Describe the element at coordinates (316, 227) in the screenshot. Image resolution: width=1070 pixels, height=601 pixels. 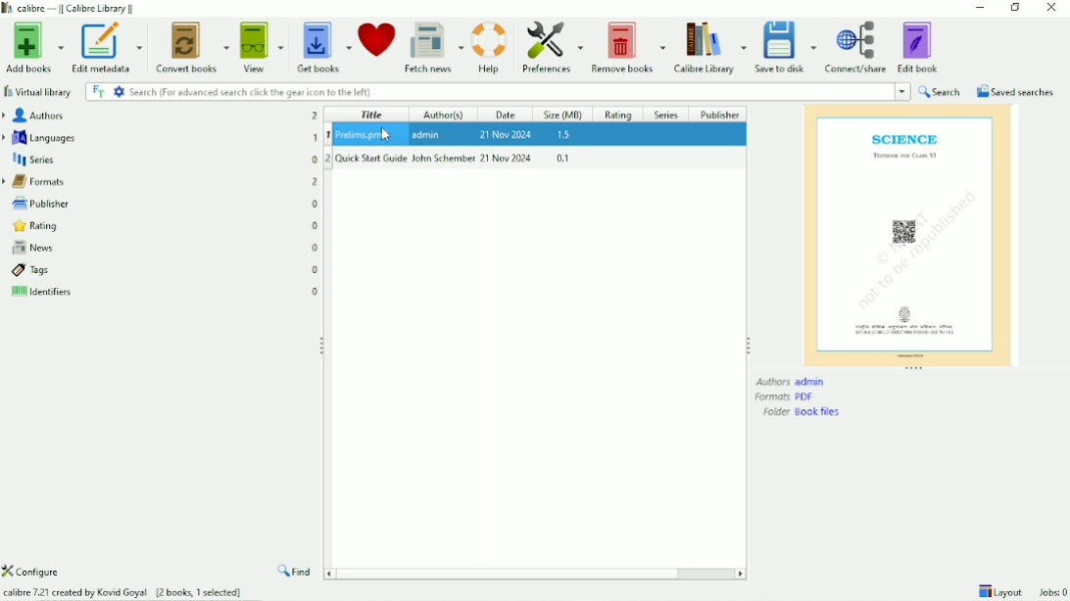
I see `0` at that location.